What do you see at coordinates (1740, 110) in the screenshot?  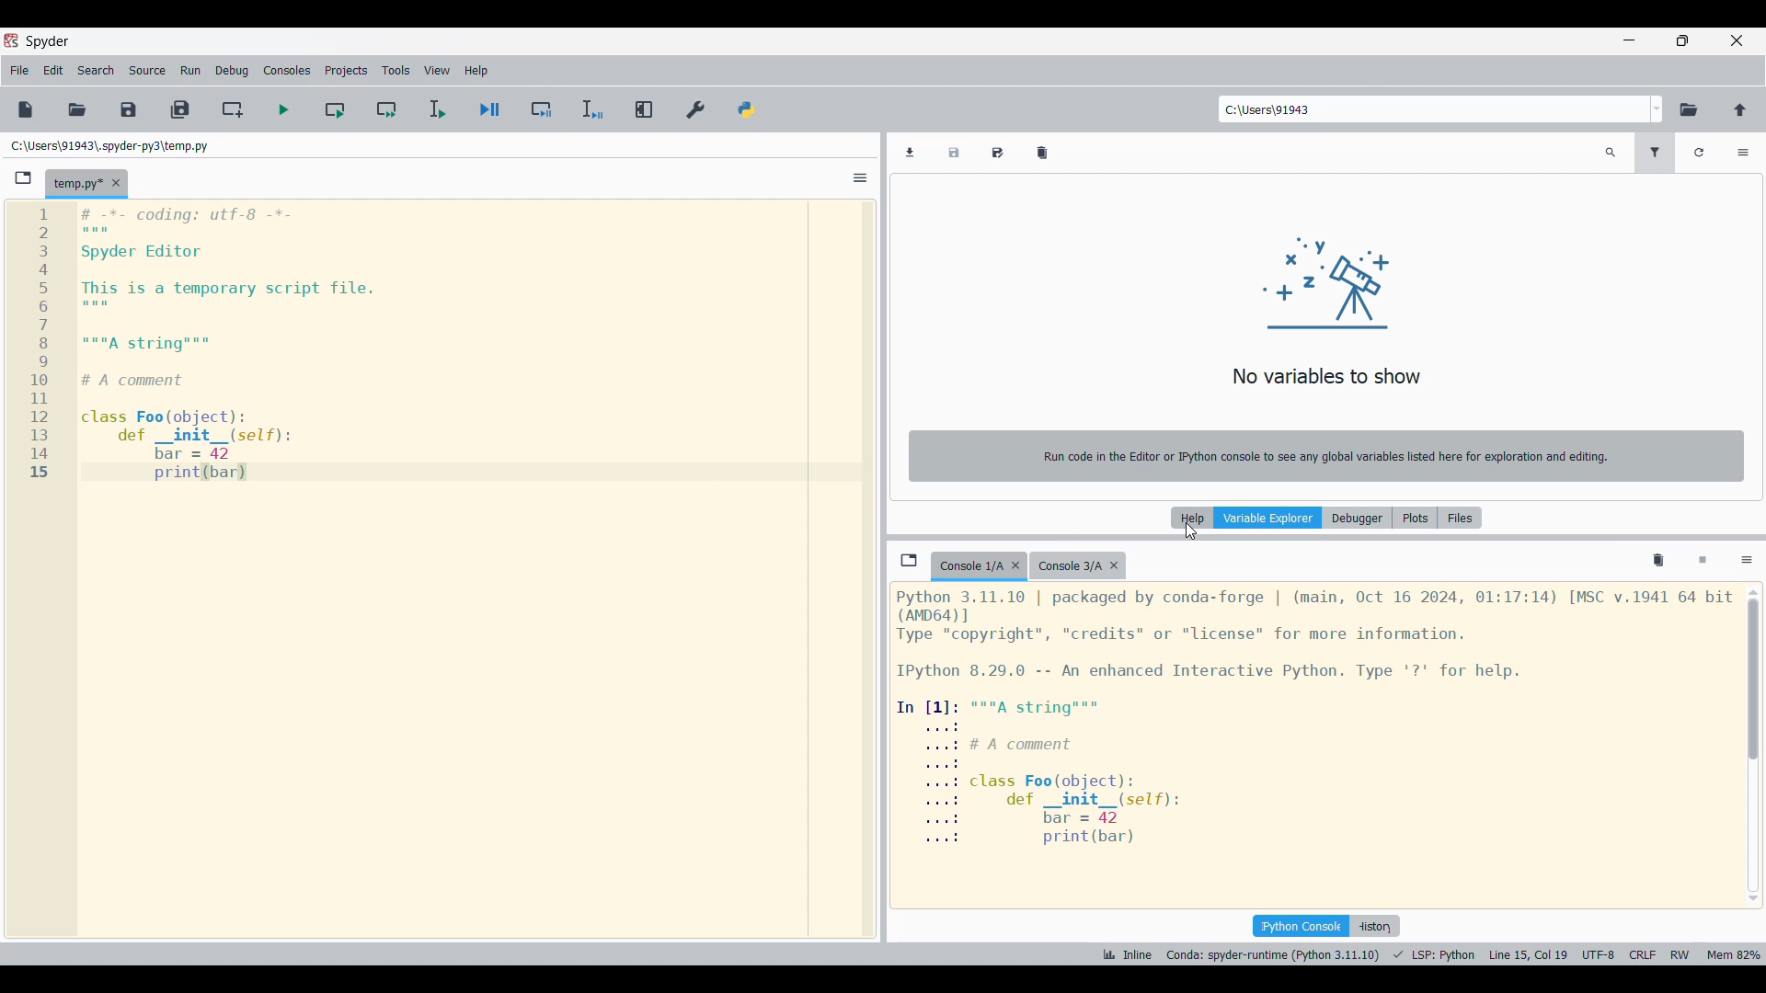 I see `Change to parent directory` at bounding box center [1740, 110].